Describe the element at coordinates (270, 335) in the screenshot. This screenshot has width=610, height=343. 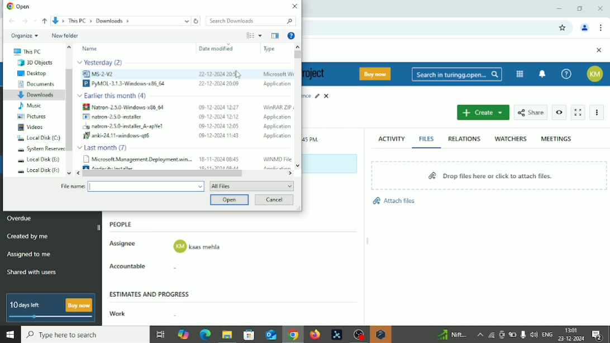
I see `Outlook` at that location.